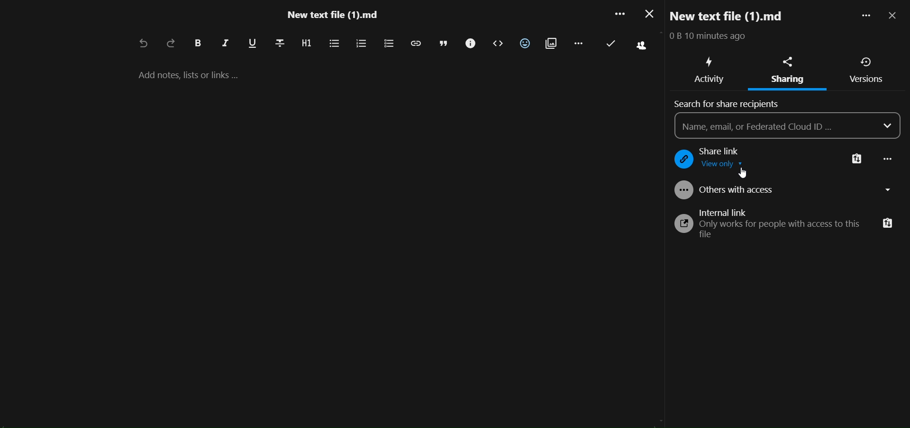 This screenshot has height=428, width=910. What do you see at coordinates (731, 104) in the screenshot?
I see `search for share recipients` at bounding box center [731, 104].